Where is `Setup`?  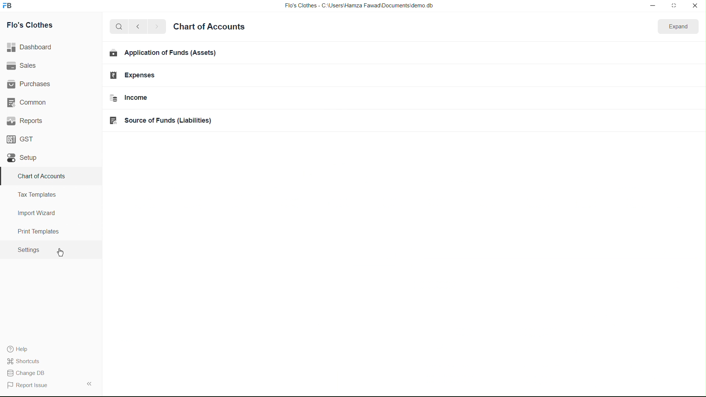
Setup is located at coordinates (24, 158).